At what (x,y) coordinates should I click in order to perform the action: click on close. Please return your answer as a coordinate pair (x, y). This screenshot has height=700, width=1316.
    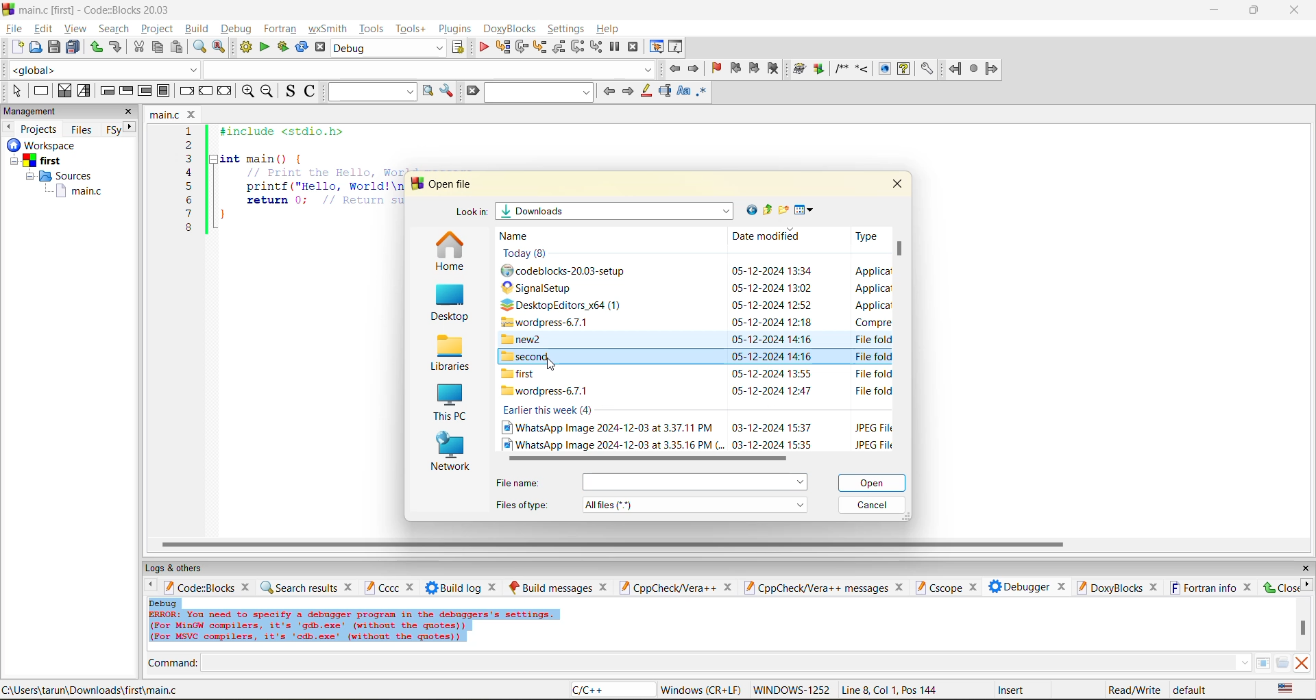
    Looking at the image, I should click on (129, 112).